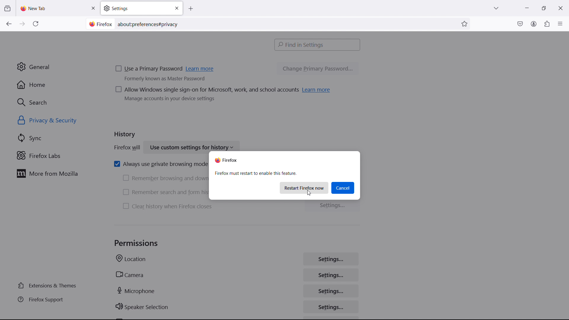  I want to click on Formerly known as Master Password, so click(173, 81).